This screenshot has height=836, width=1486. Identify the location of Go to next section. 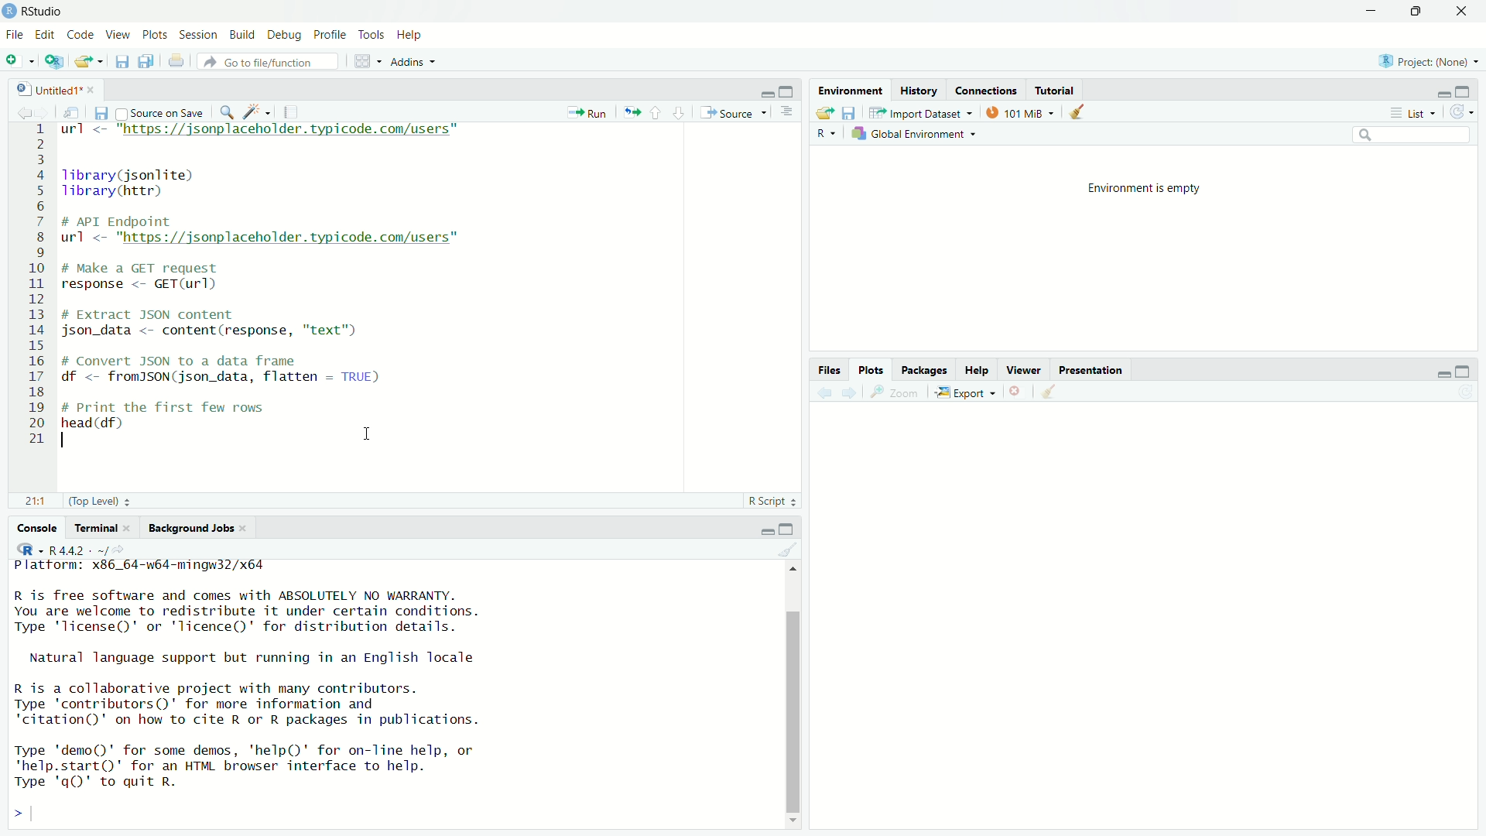
(678, 114).